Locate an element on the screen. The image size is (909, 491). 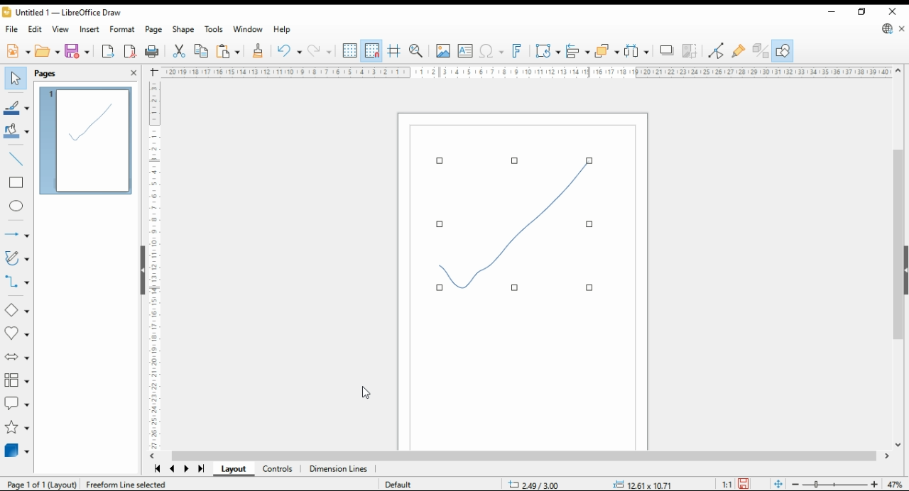
 clone formatting is located at coordinates (259, 50).